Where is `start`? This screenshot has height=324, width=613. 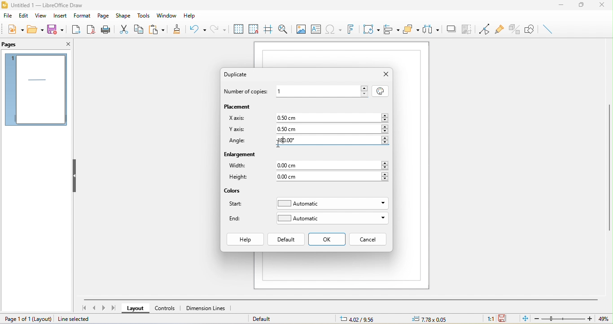 start is located at coordinates (239, 206).